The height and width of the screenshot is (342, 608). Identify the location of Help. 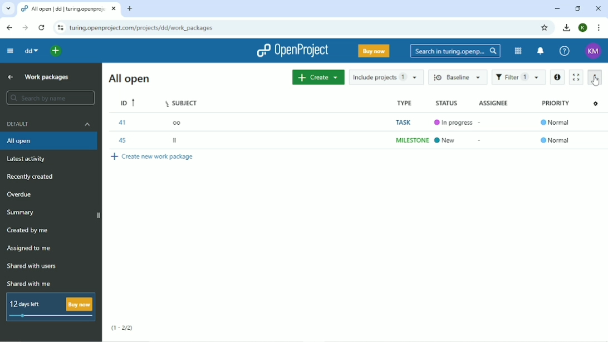
(564, 51).